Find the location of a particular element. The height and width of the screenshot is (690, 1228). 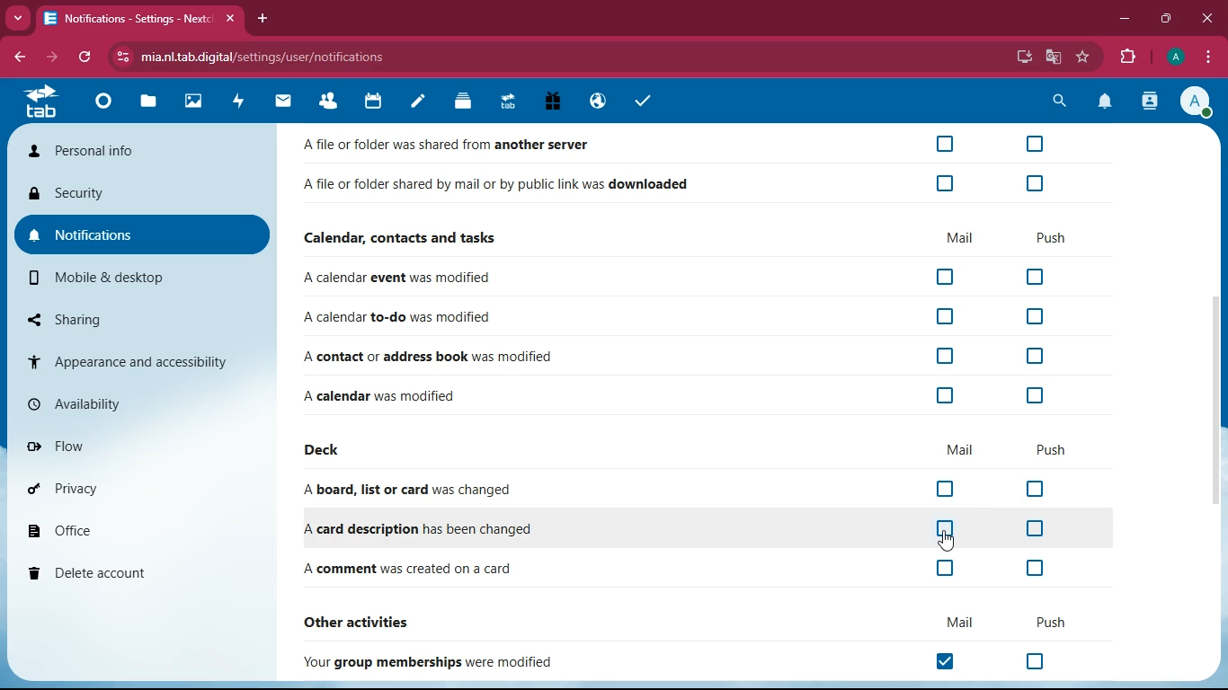

off is located at coordinates (1037, 181).